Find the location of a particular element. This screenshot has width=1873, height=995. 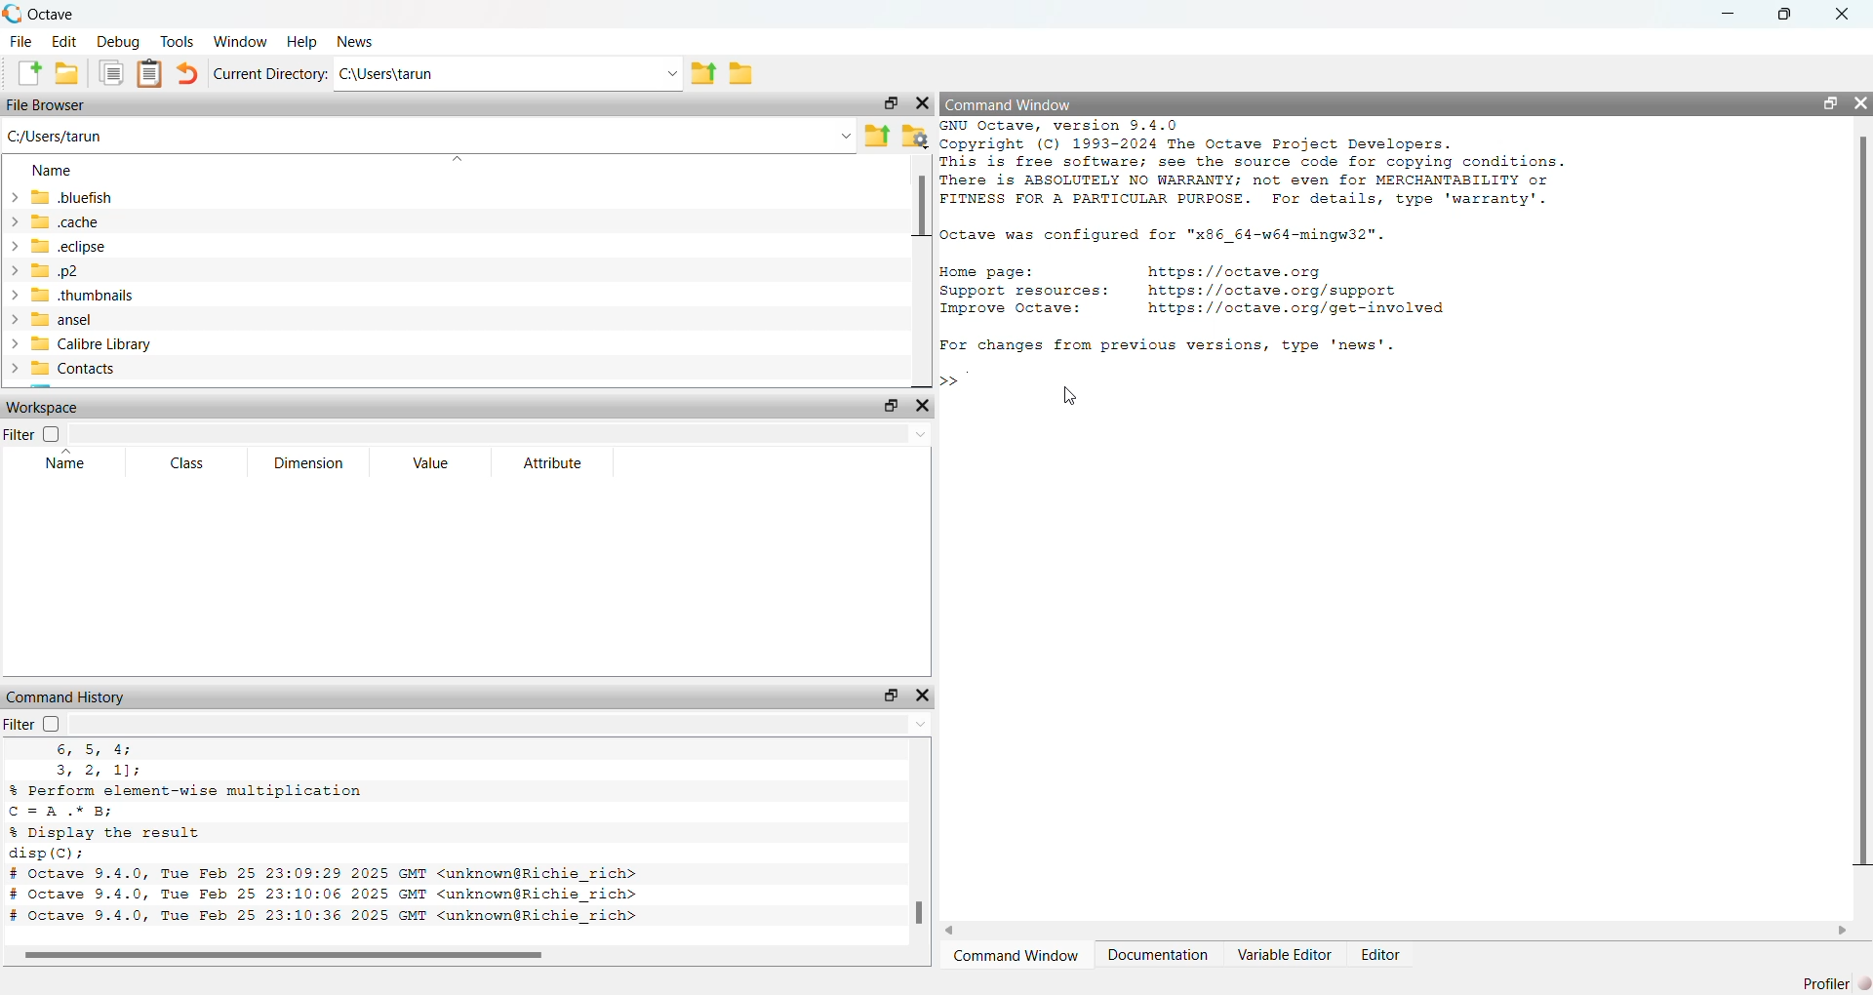

Contacts is located at coordinates (64, 369).